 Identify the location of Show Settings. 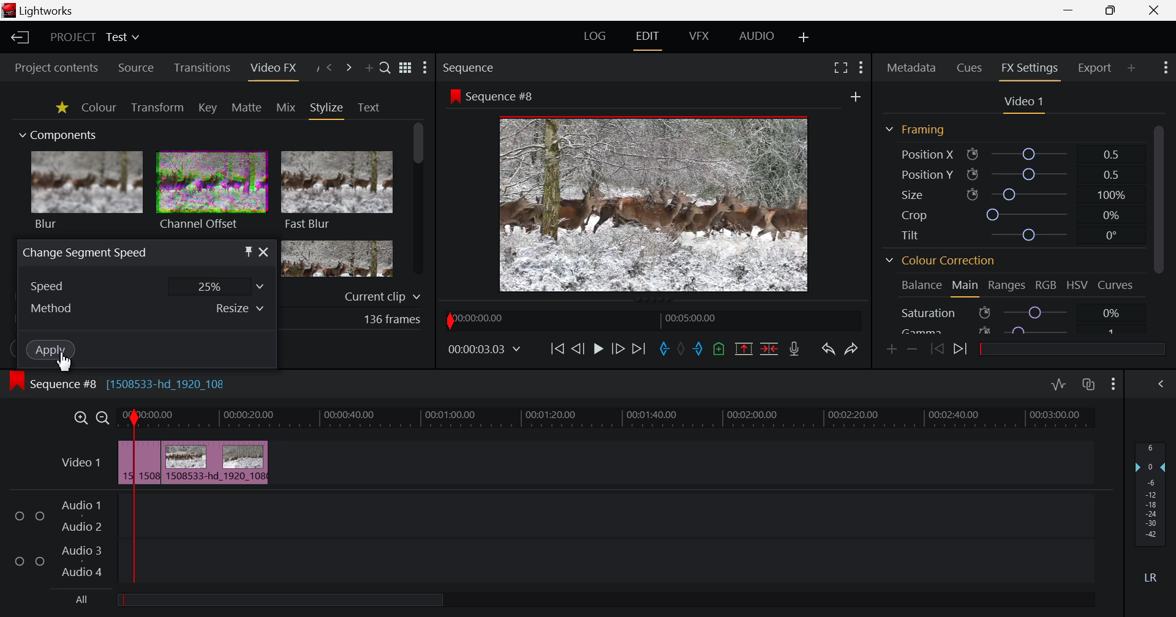
(425, 68).